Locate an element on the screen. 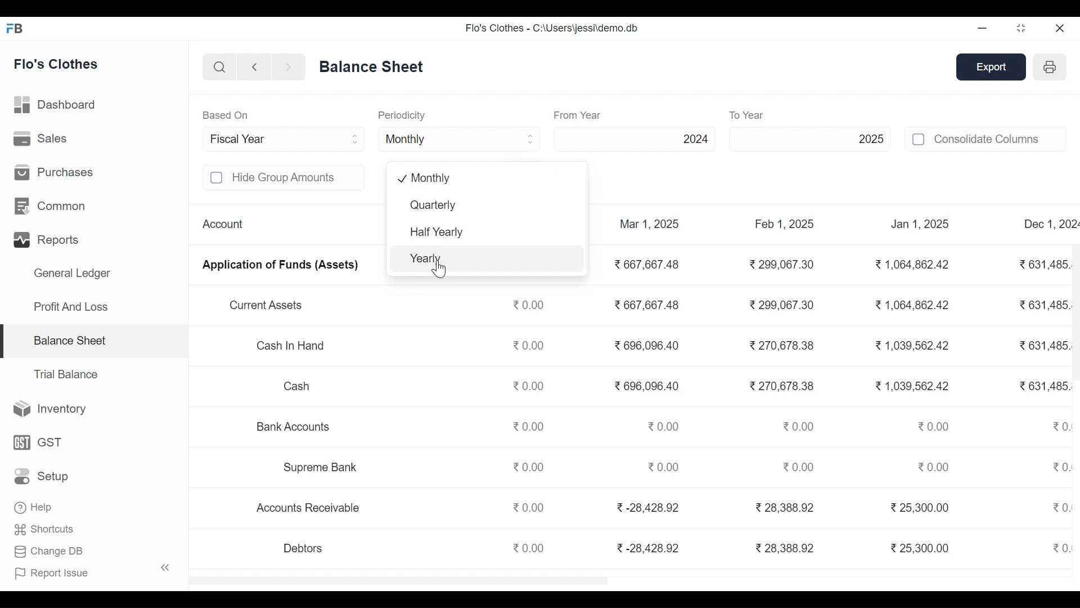  checkbox is located at coordinates (919, 139).